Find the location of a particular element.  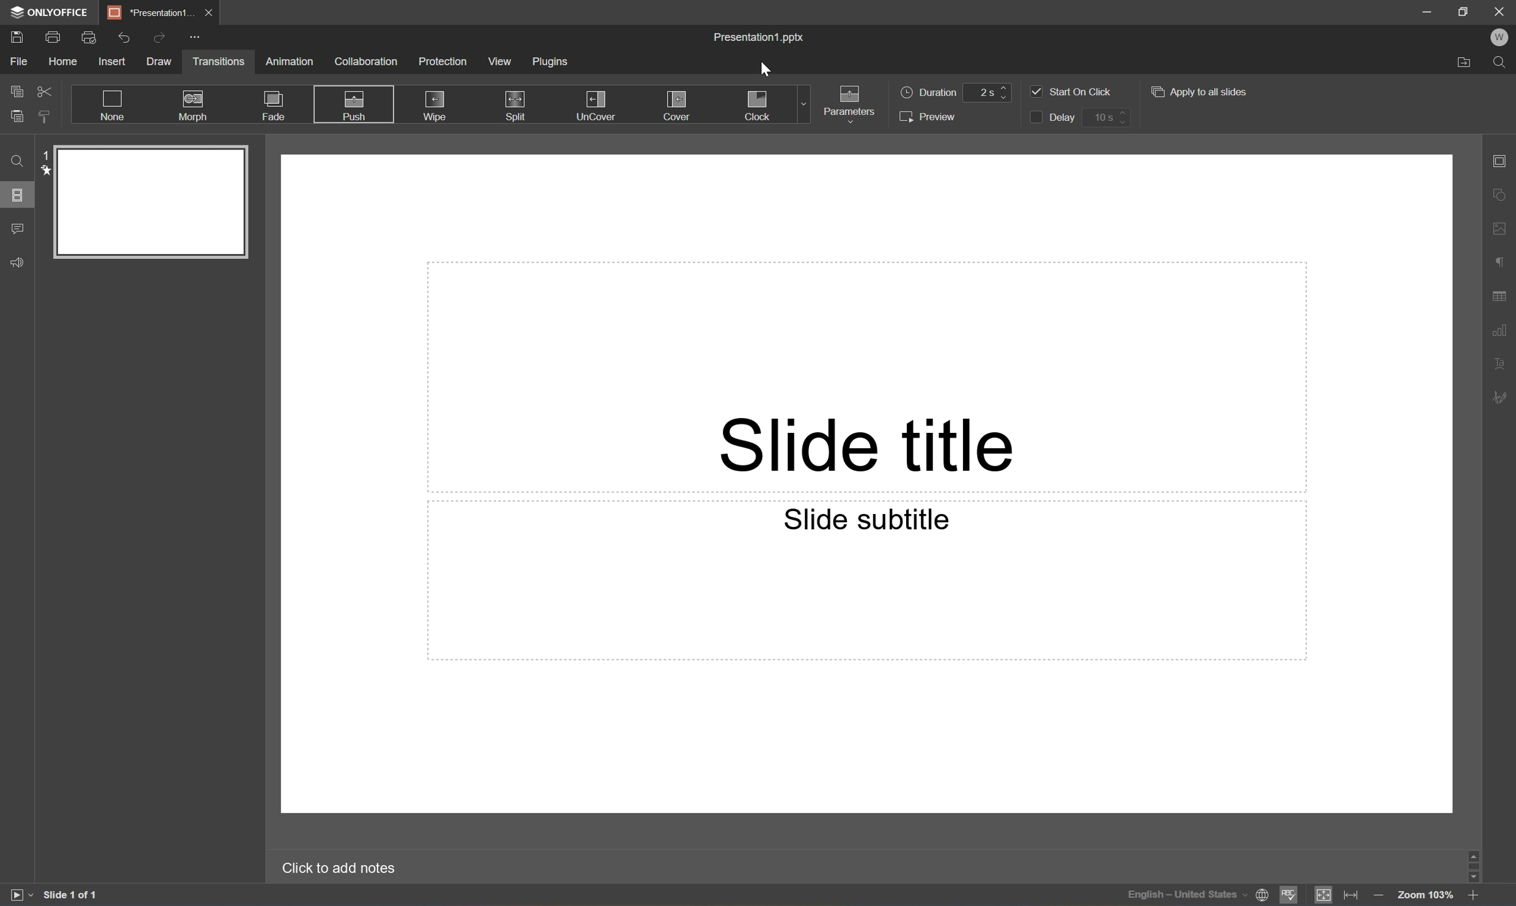

Undo is located at coordinates (124, 36).